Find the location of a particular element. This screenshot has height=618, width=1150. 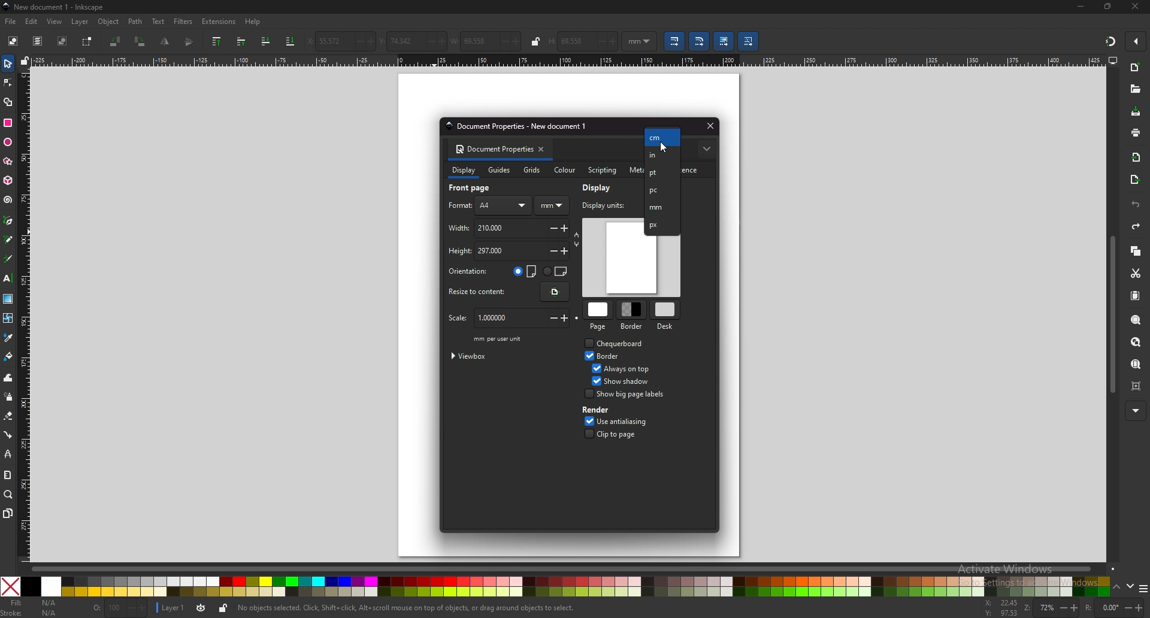

scripting is located at coordinates (601, 170).